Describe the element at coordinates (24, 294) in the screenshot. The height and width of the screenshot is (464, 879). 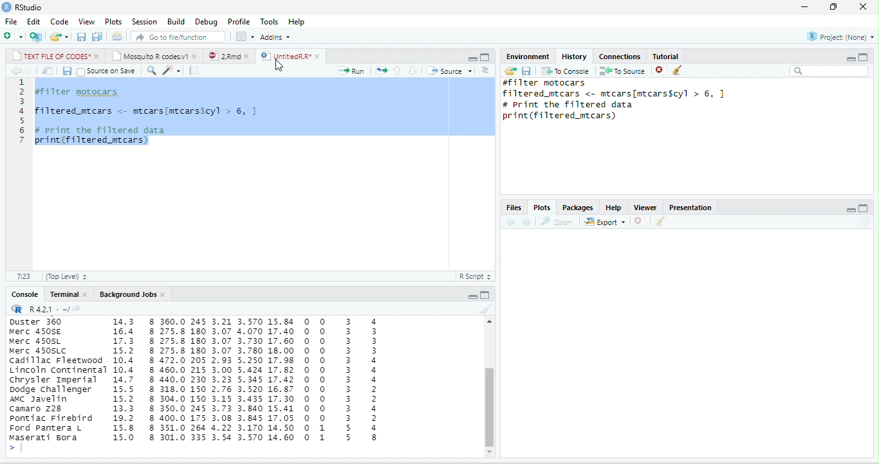
I see `Console` at that location.